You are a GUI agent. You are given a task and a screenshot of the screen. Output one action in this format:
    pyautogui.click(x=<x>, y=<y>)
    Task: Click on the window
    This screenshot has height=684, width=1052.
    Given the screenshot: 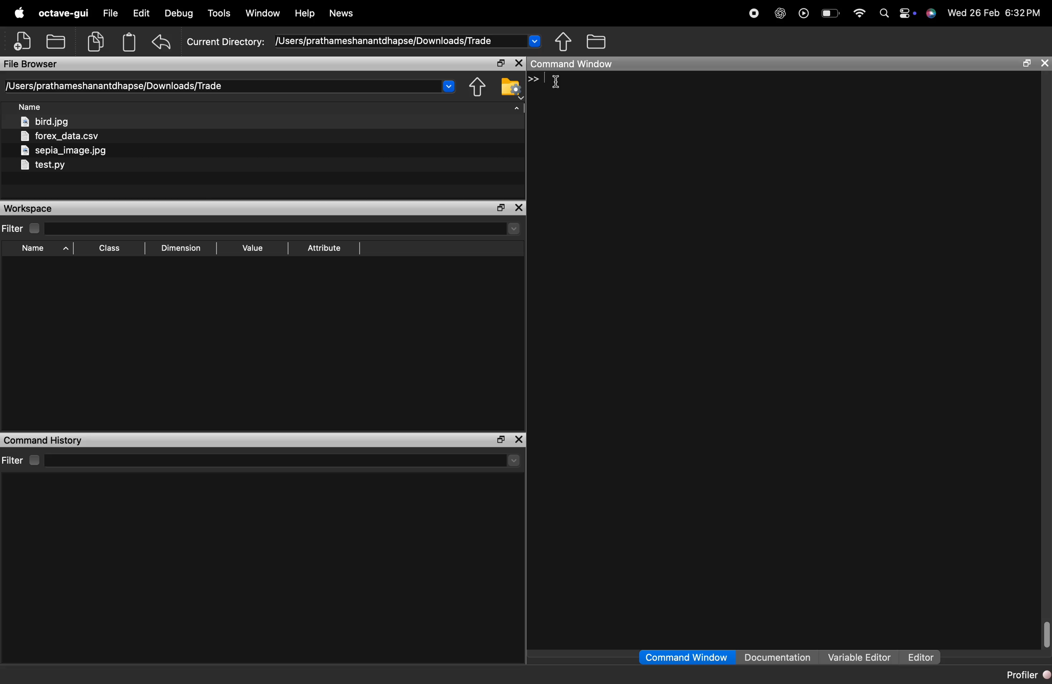 What is the action you would take?
    pyautogui.click(x=263, y=14)
    